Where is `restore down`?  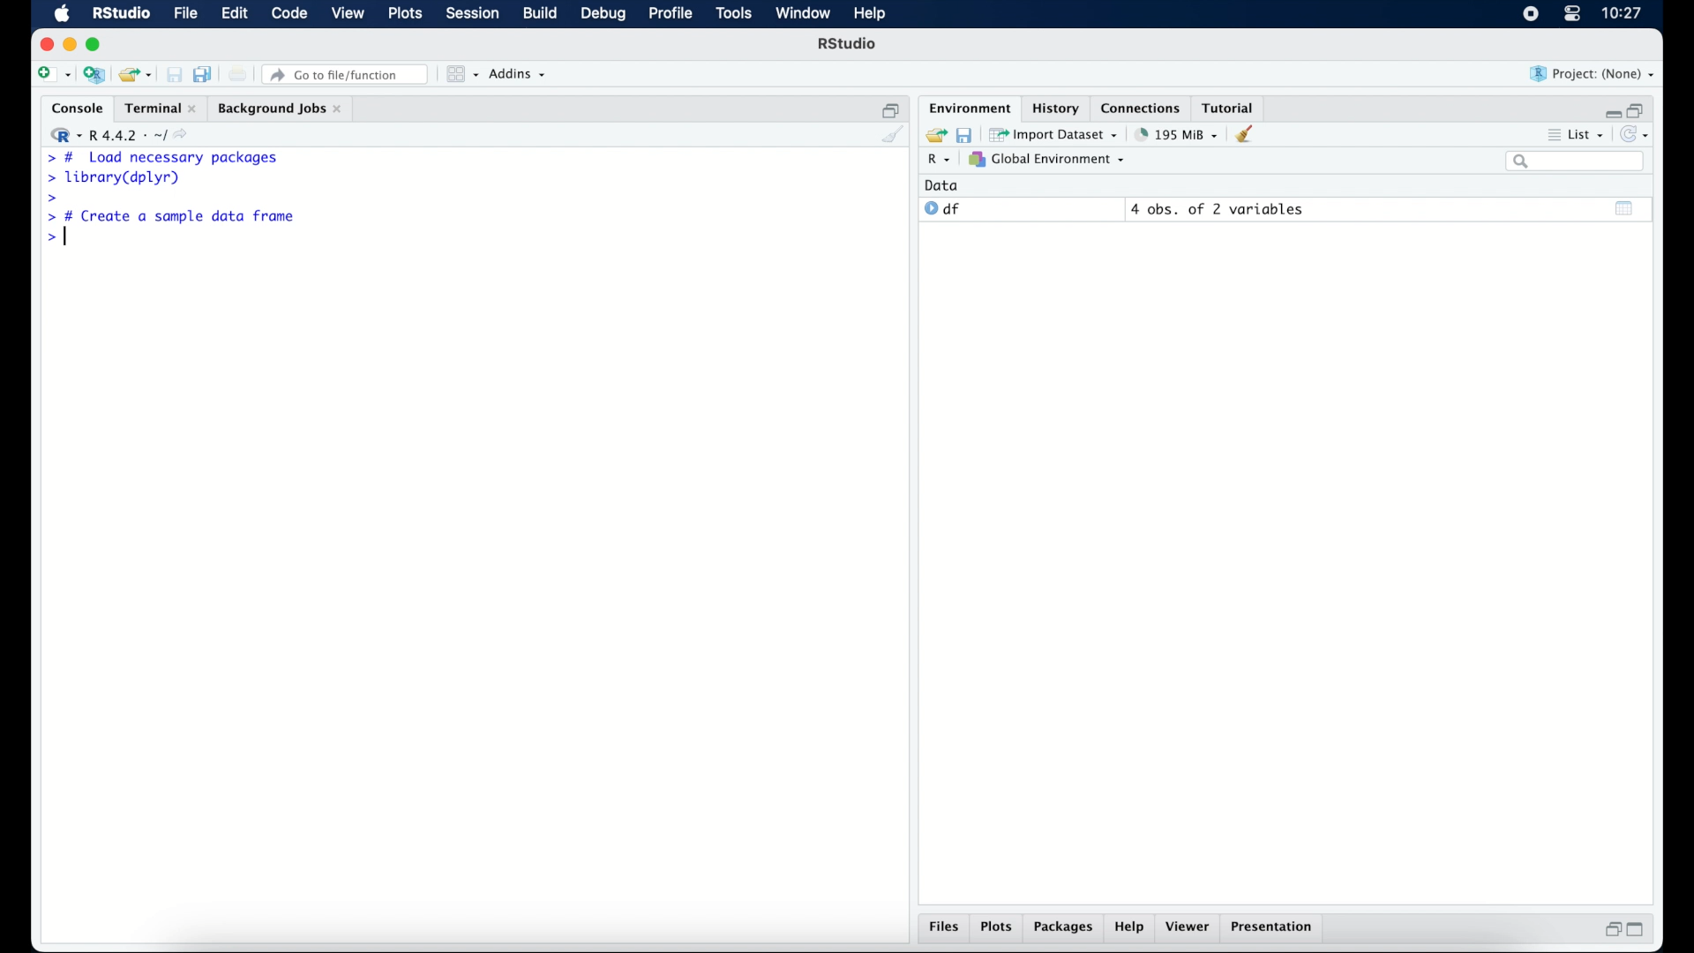
restore down is located at coordinates (1639, 109).